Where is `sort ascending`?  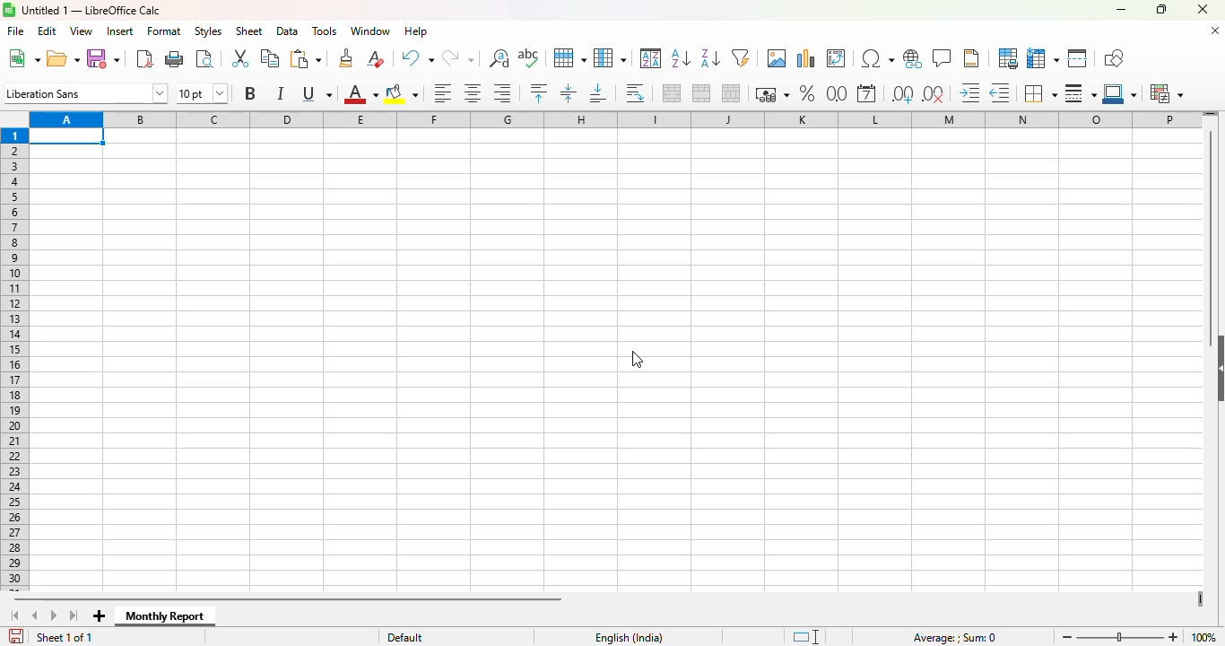 sort ascending is located at coordinates (681, 57).